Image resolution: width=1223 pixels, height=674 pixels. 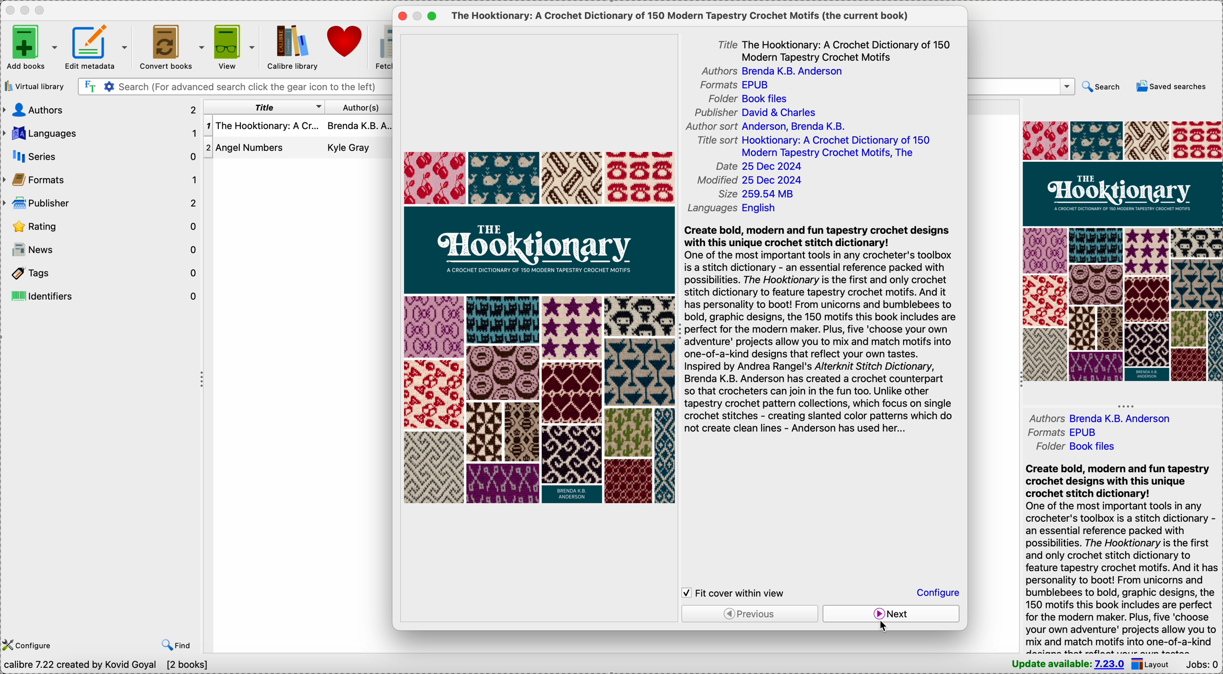 What do you see at coordinates (383, 47) in the screenshot?
I see `fetch news` at bounding box center [383, 47].